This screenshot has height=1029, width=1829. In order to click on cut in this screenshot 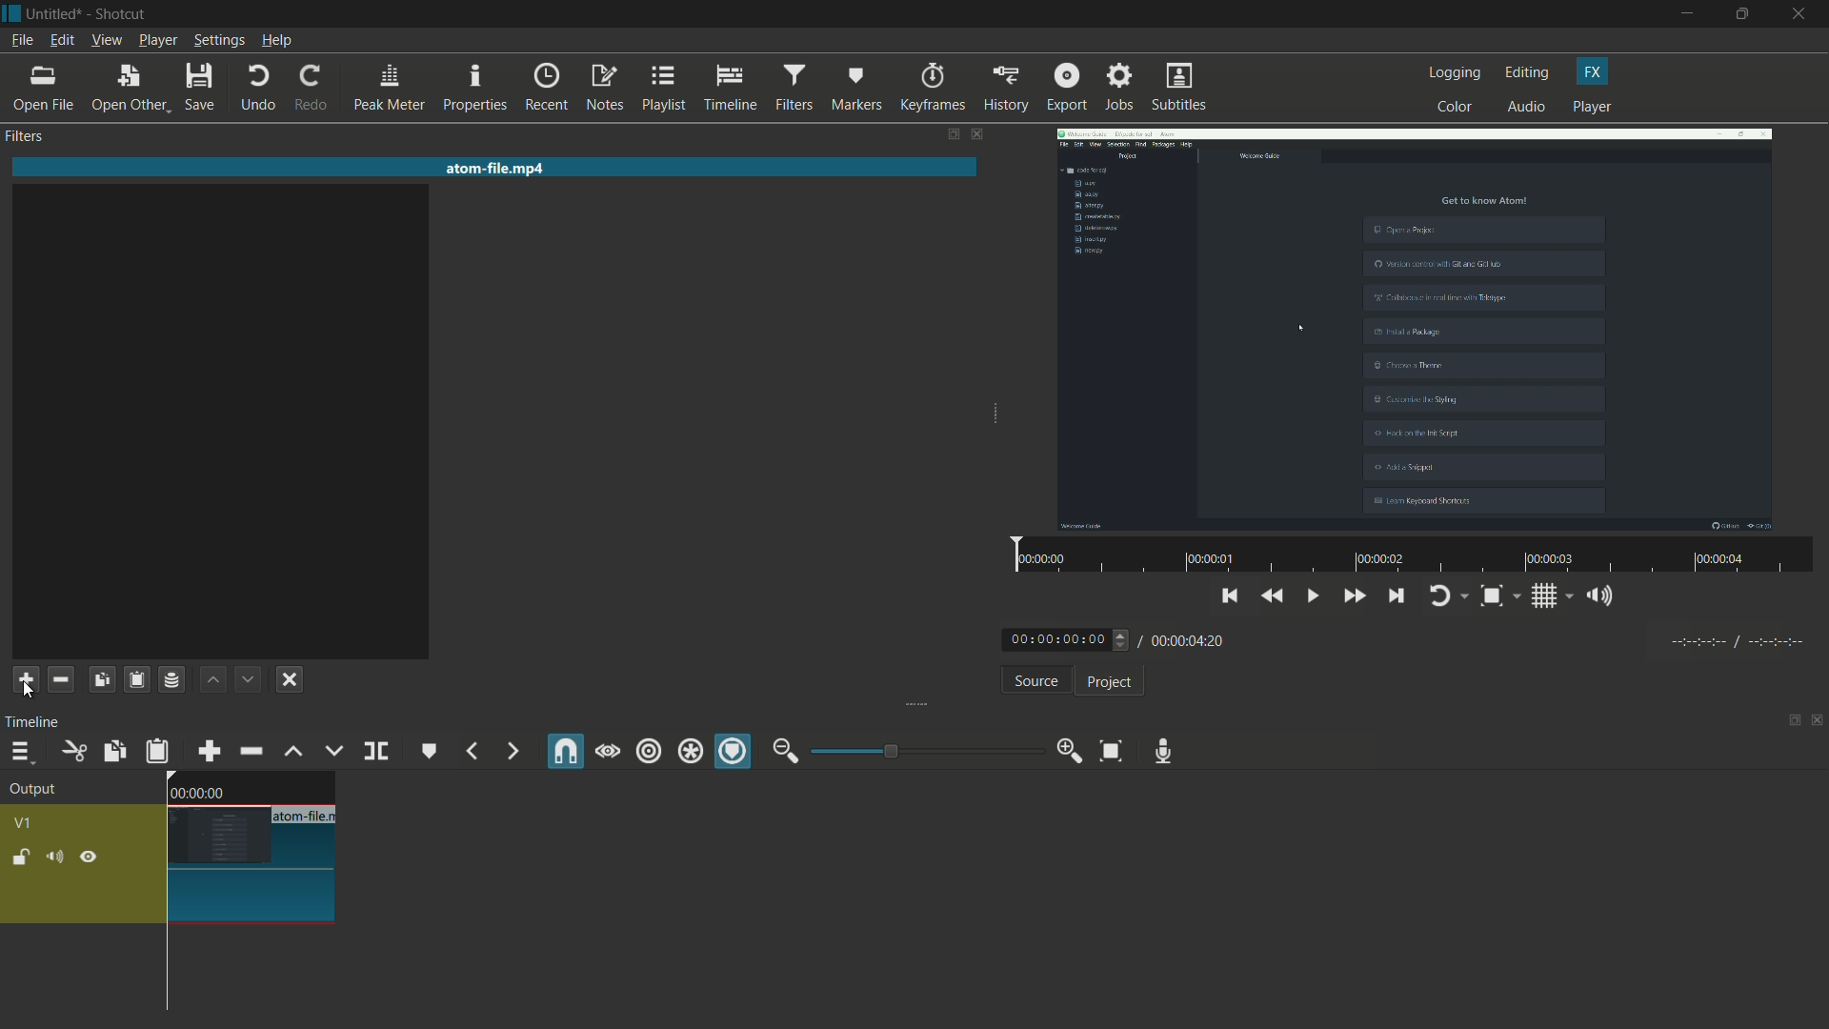, I will do `click(72, 751)`.